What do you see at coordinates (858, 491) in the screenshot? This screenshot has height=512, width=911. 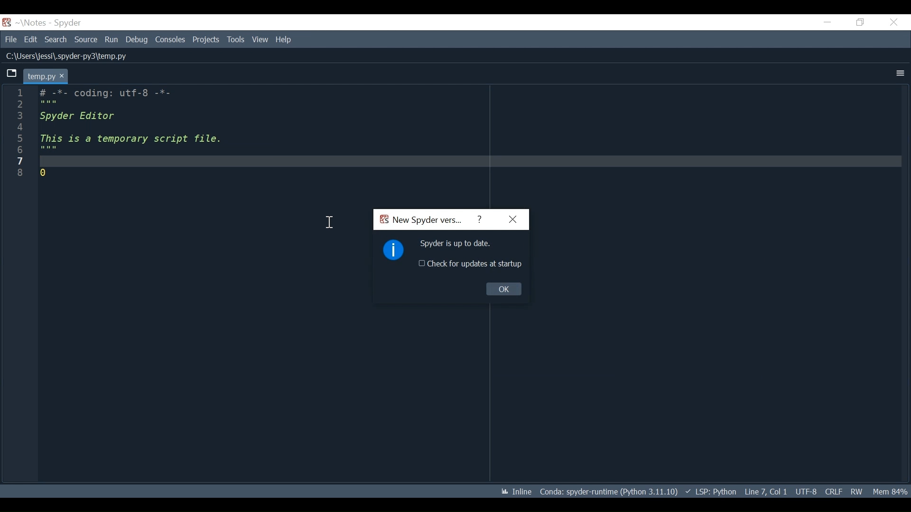 I see `RW` at bounding box center [858, 491].